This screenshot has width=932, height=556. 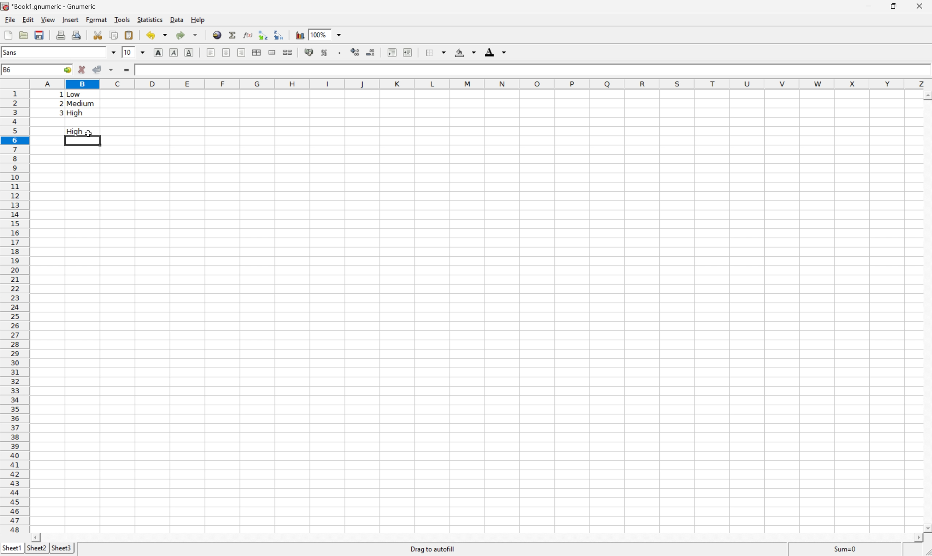 What do you see at coordinates (198, 21) in the screenshot?
I see `Help` at bounding box center [198, 21].